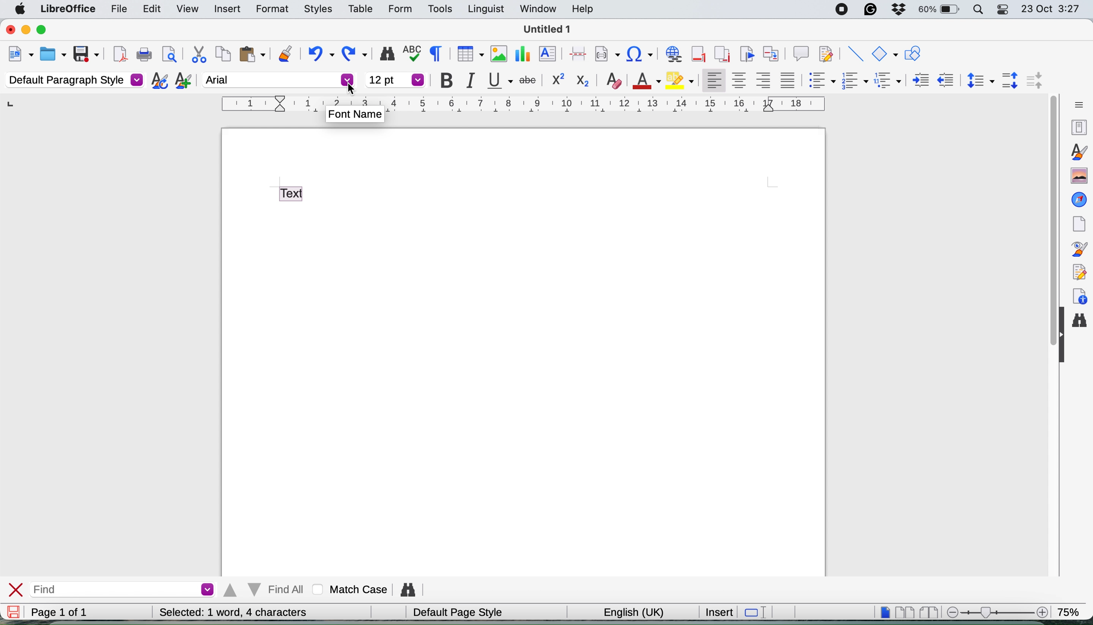 Image resolution: width=1093 pixels, height=625 pixels. What do you see at coordinates (855, 82) in the screenshot?
I see `toggle ordered list` at bounding box center [855, 82].